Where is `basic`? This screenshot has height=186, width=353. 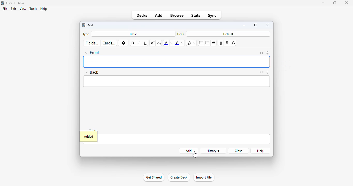 basic is located at coordinates (134, 34).